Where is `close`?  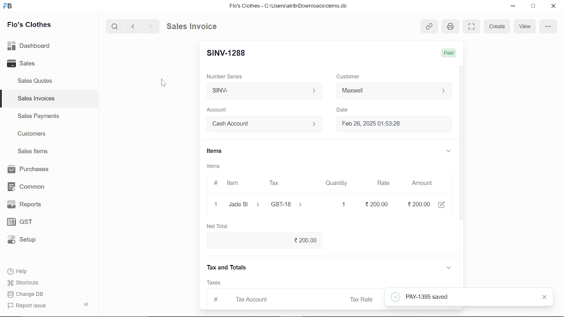
close is located at coordinates (542, 298).